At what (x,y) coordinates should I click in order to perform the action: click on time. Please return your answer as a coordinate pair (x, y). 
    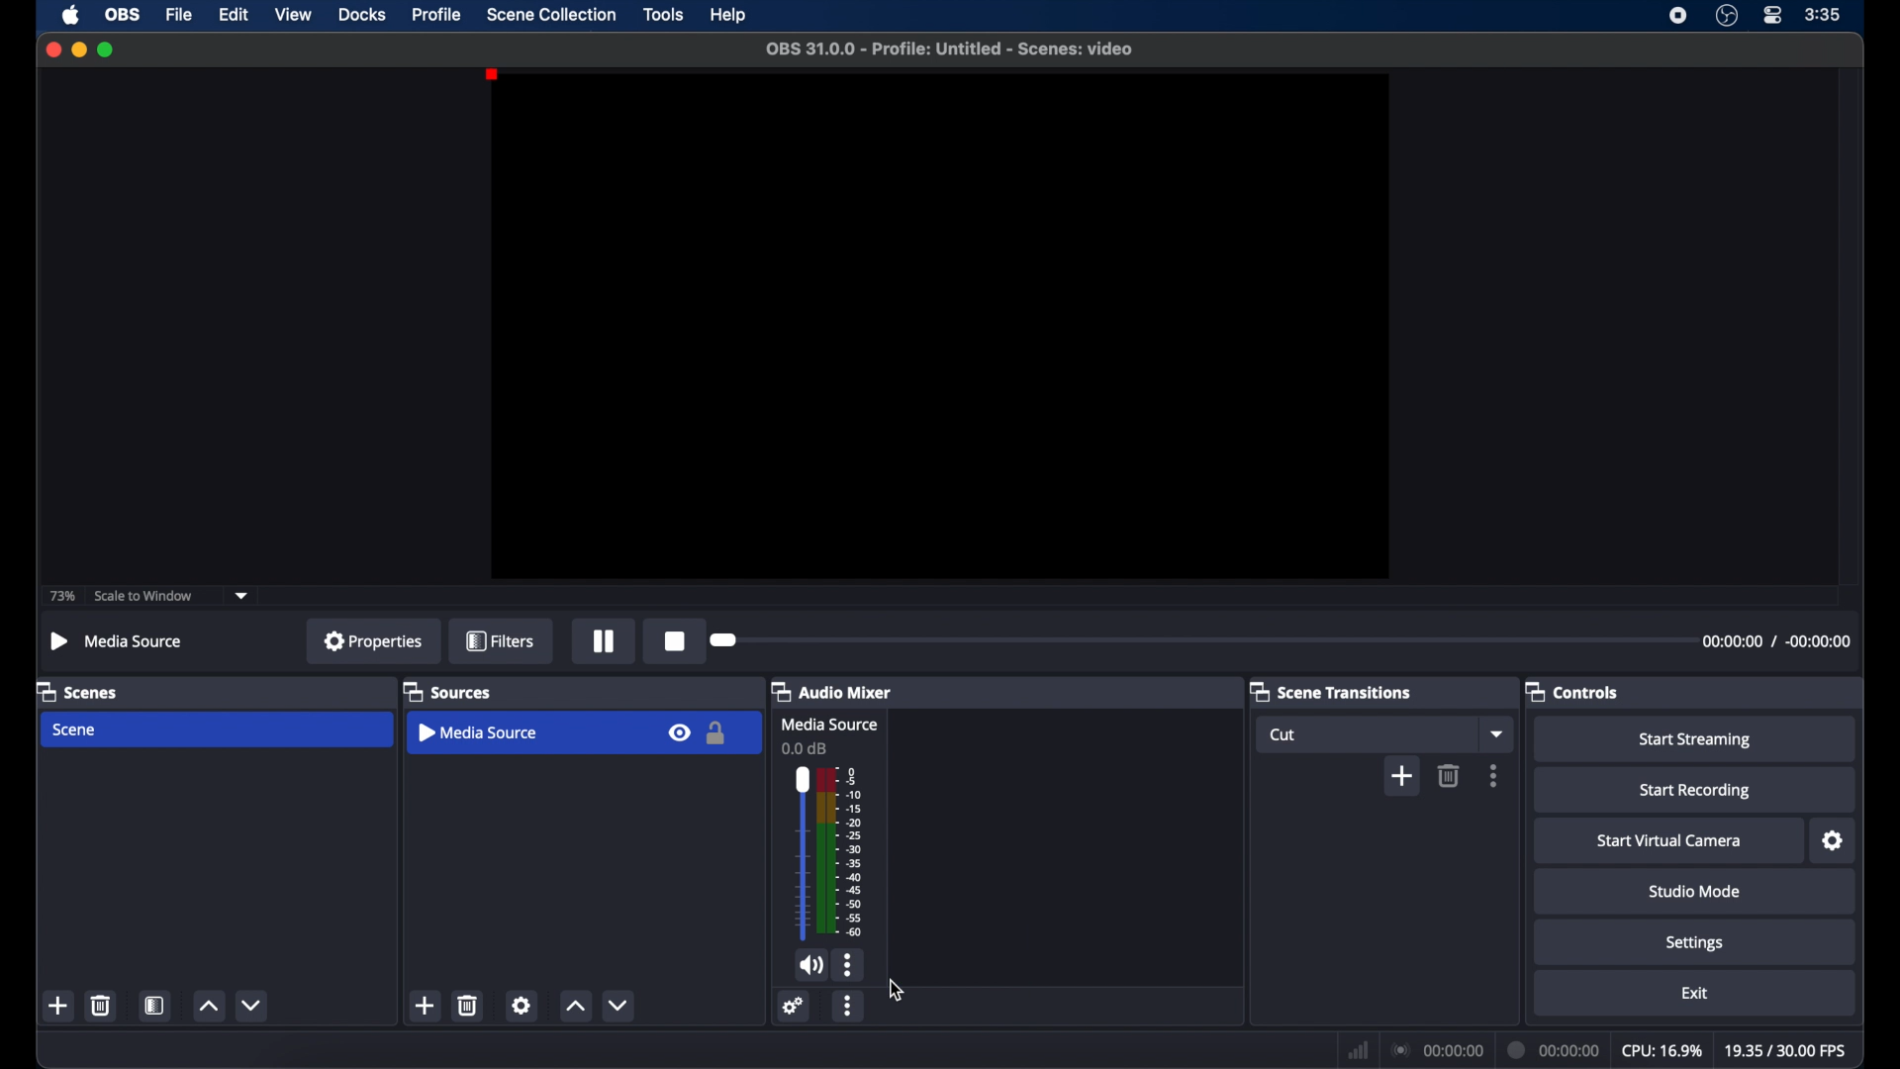
    Looking at the image, I should click on (1823, 15).